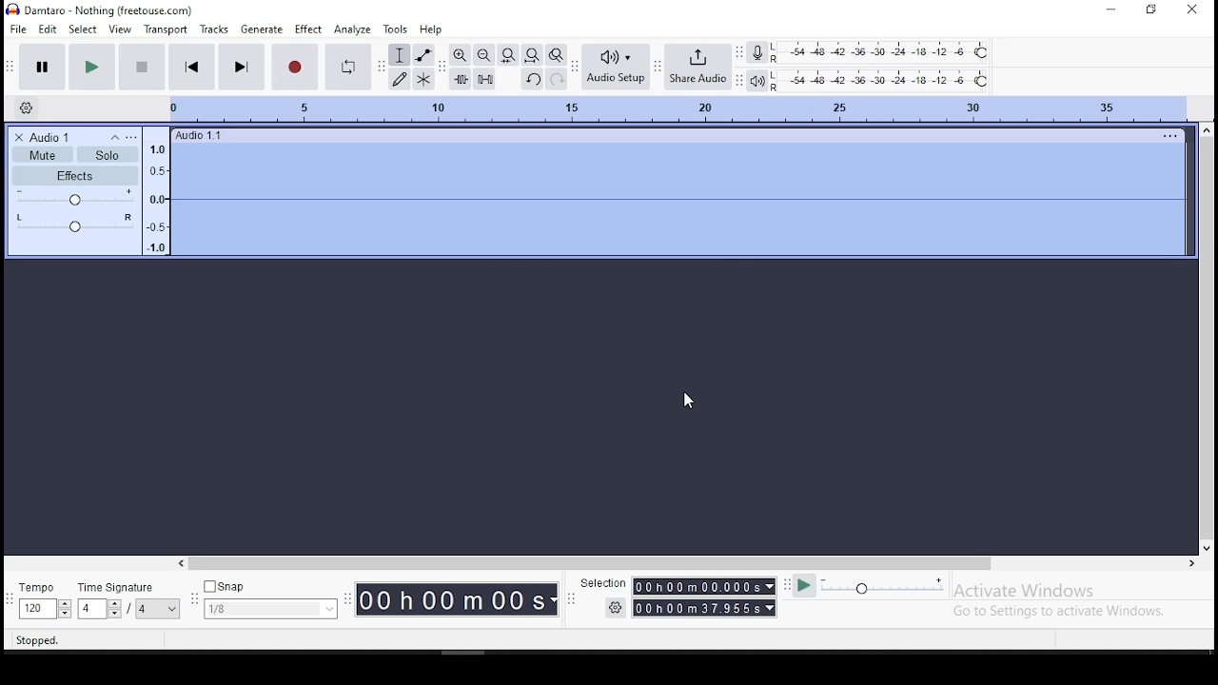  I want to click on trim audio outside selection, so click(460, 79).